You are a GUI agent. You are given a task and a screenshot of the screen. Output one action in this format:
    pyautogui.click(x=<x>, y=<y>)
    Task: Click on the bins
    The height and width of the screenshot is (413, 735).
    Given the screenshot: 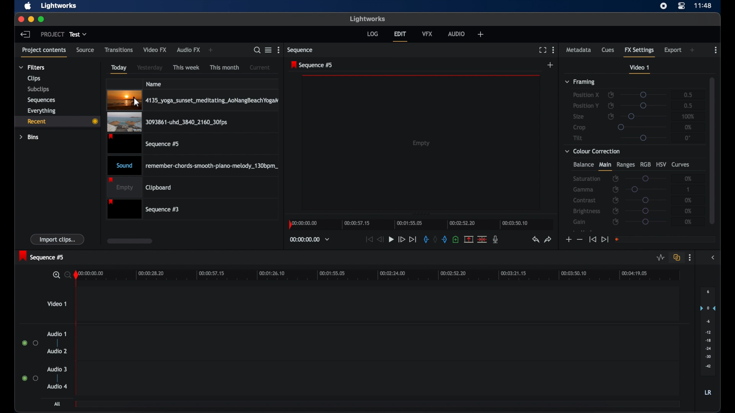 What is the action you would take?
    pyautogui.click(x=29, y=137)
    